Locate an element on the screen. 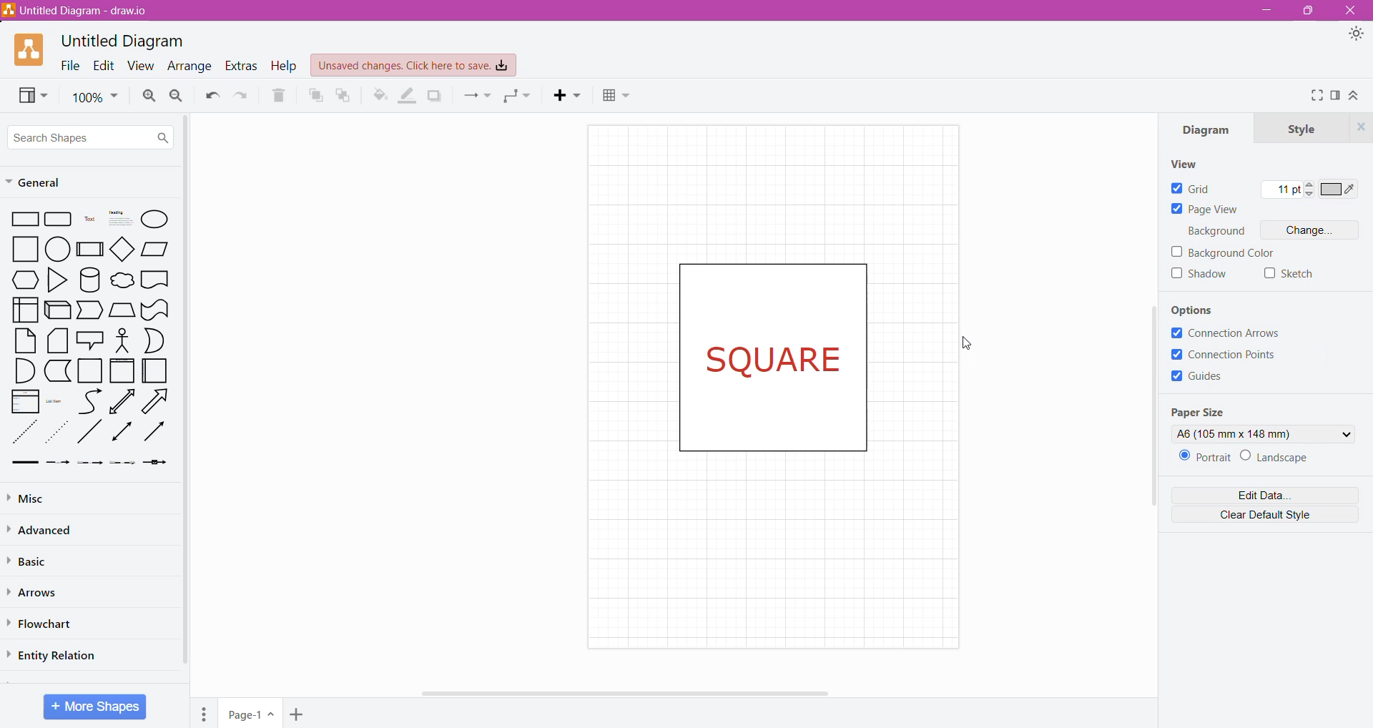 This screenshot has width=1373, height=728. Cursor is located at coordinates (970, 342).